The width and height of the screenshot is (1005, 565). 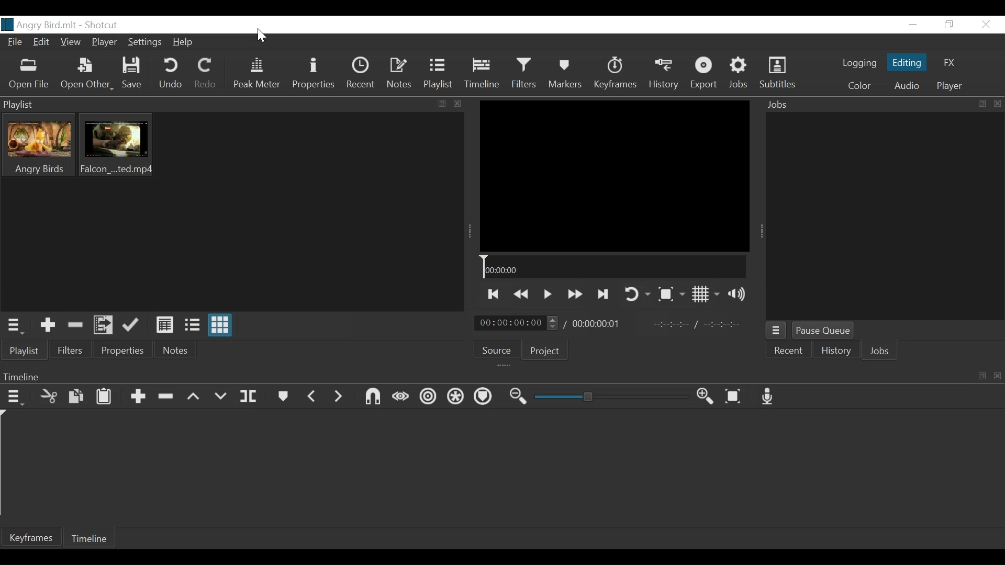 What do you see at coordinates (615, 267) in the screenshot?
I see `Timeline` at bounding box center [615, 267].